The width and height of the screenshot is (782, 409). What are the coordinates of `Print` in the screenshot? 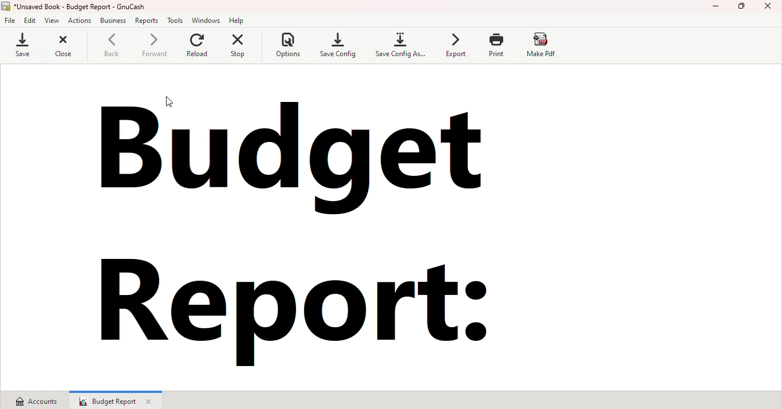 It's located at (498, 47).